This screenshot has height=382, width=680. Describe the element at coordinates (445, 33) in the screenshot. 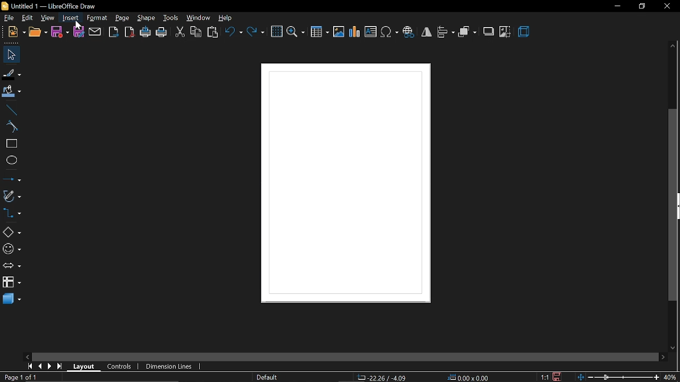

I see `align` at that location.